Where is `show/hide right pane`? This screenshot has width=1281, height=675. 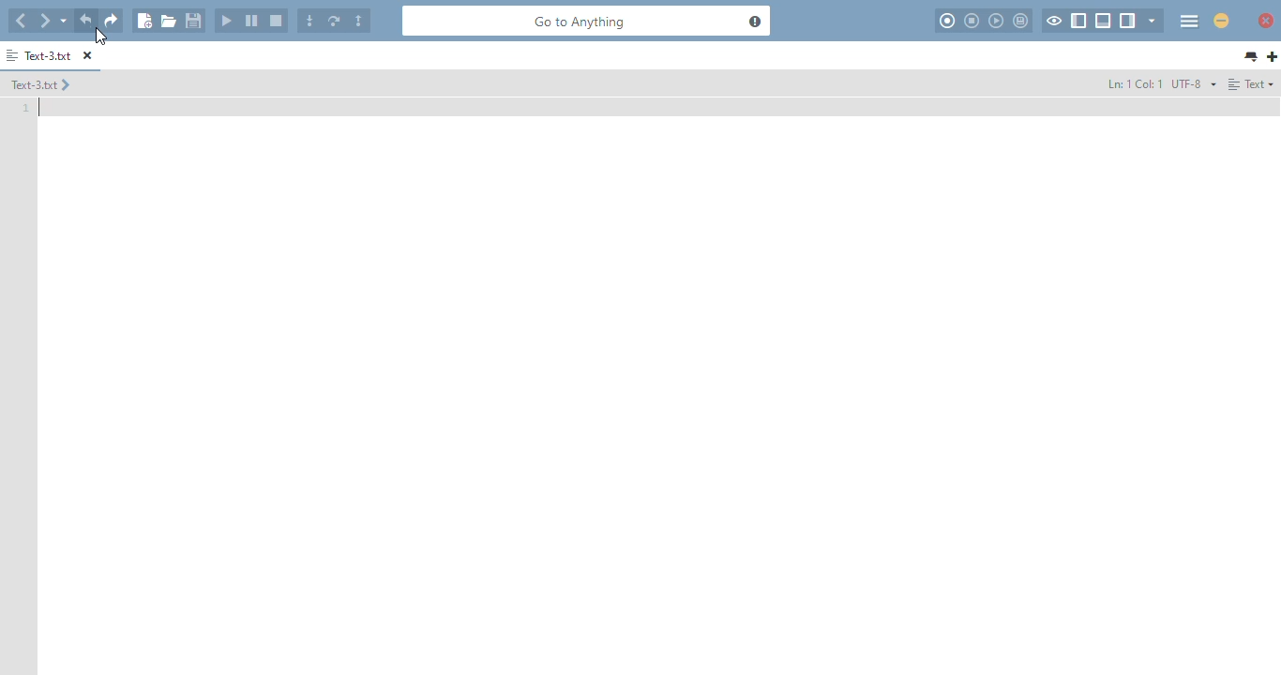 show/hide right pane is located at coordinates (1128, 21).